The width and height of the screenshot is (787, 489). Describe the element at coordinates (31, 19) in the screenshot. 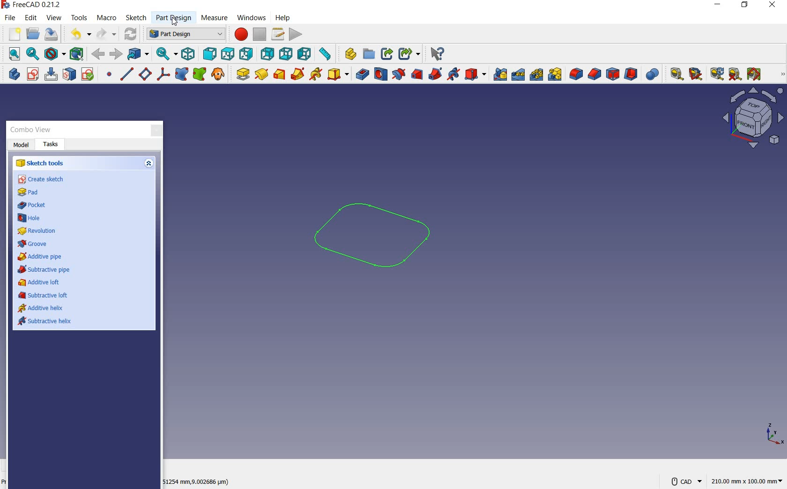

I see `edit` at that location.